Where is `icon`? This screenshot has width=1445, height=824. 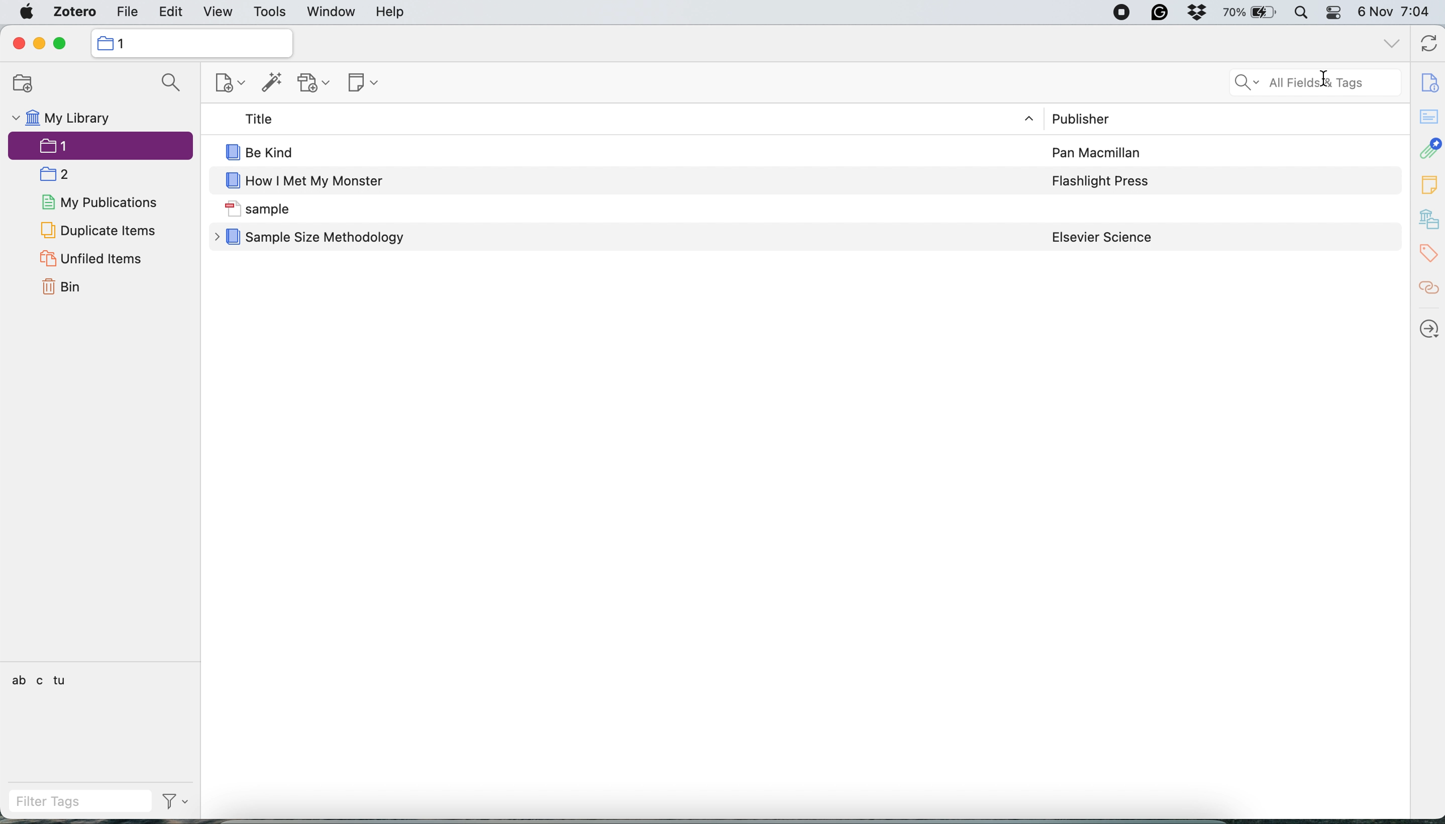 icon is located at coordinates (106, 44).